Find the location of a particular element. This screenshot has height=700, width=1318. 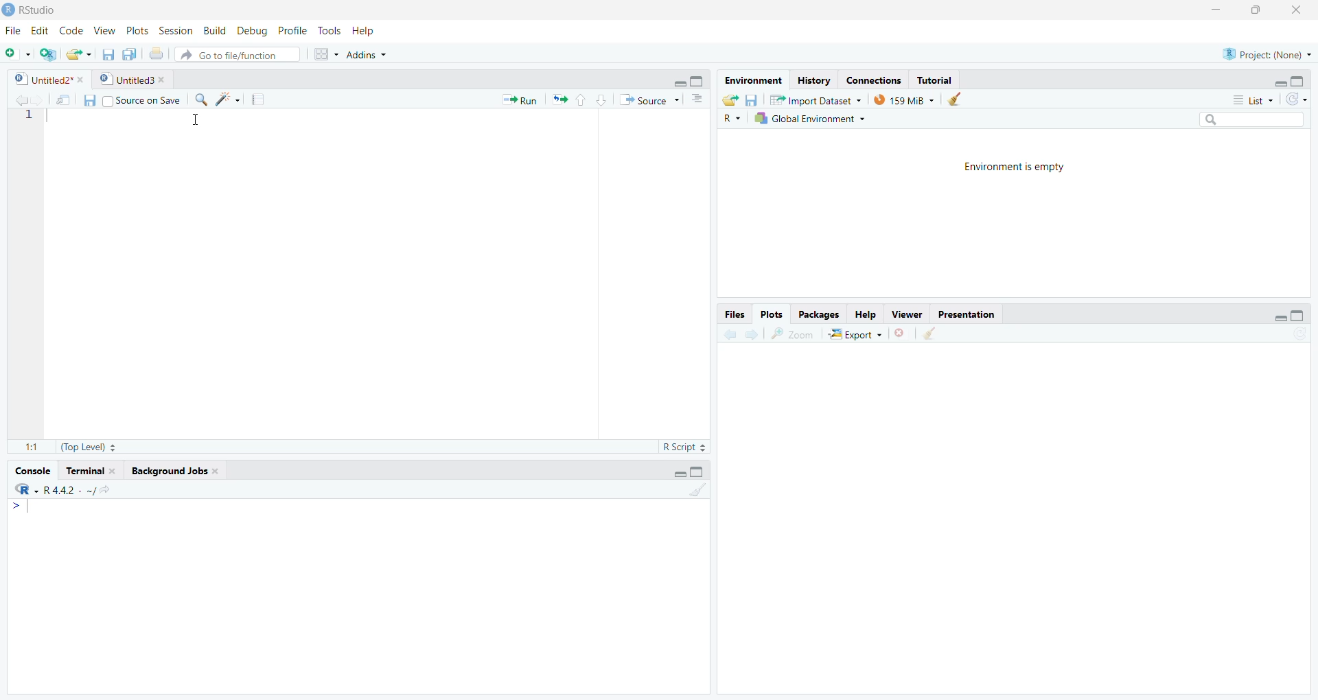

Tools is located at coordinates (328, 29).